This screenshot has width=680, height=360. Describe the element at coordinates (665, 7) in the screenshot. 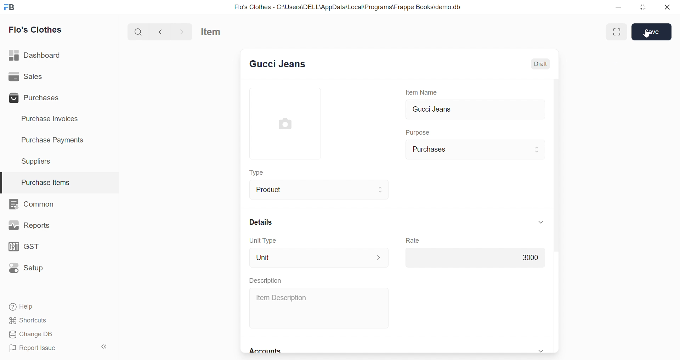

I see `close` at that location.